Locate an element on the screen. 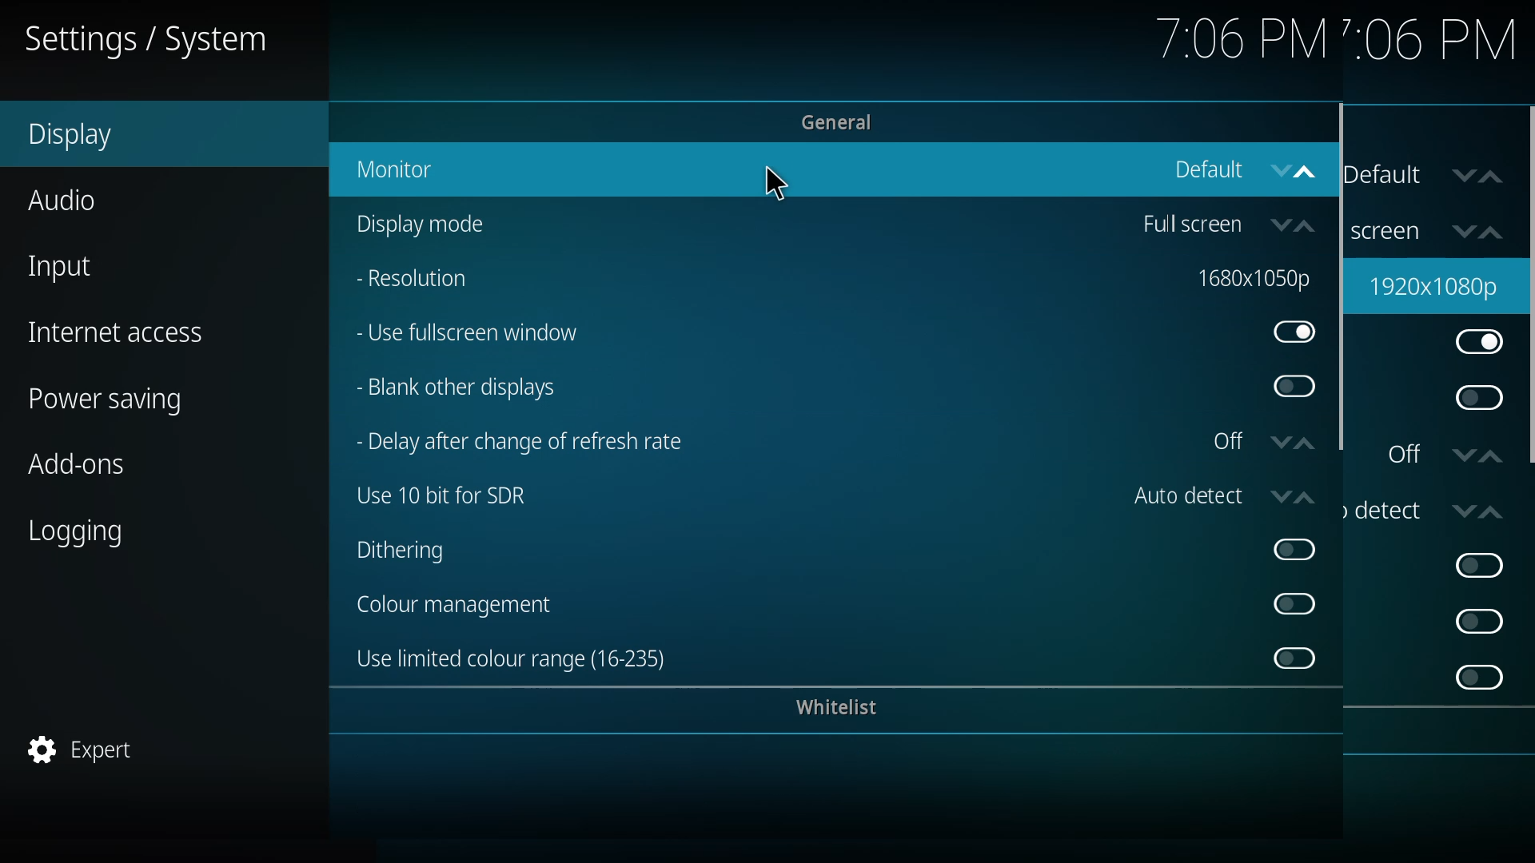 The width and height of the screenshot is (1535, 863). enabled is located at coordinates (1289, 336).